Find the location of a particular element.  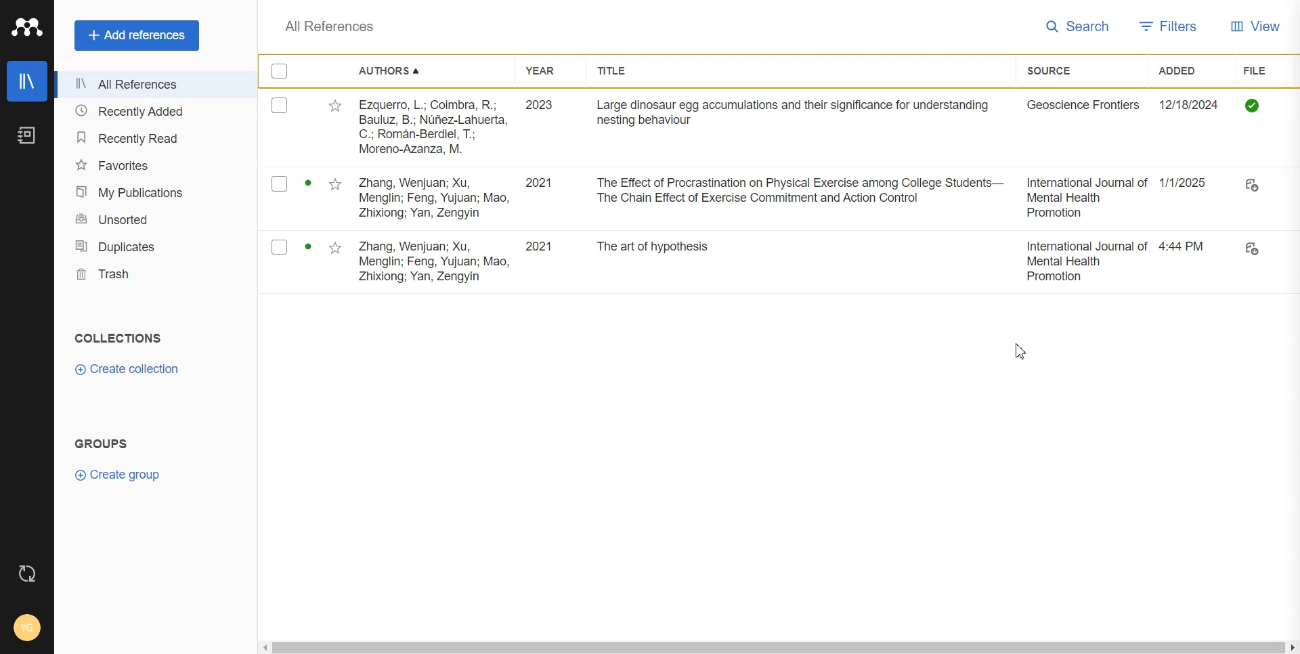

My Publication is located at coordinates (144, 193).